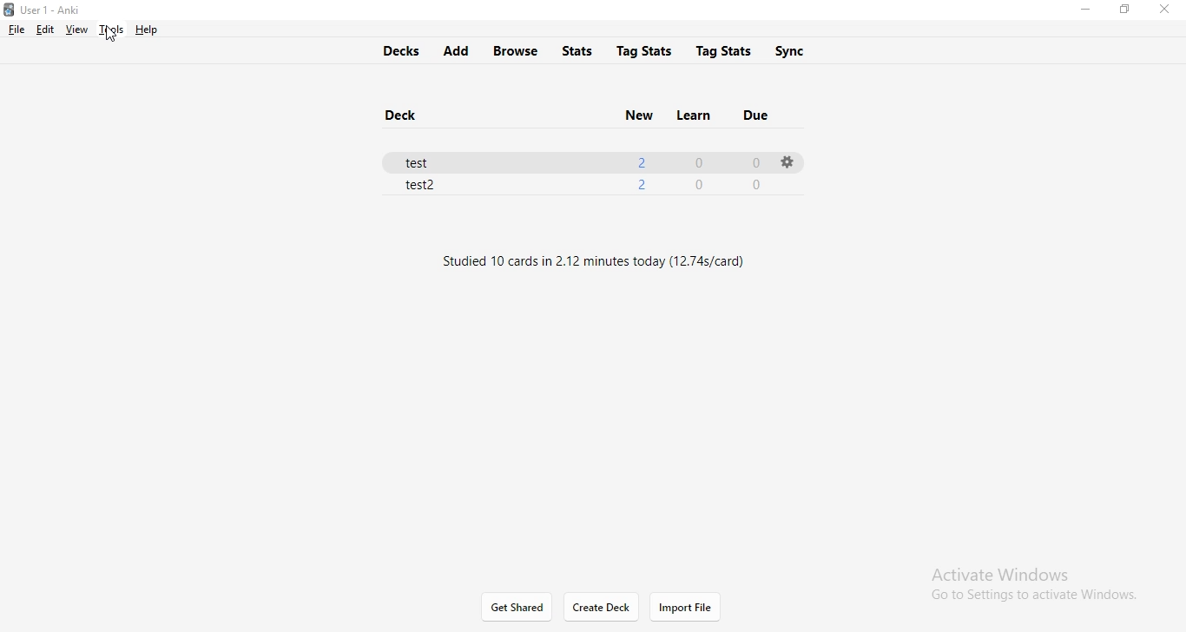 This screenshot has height=632, width=1186. I want to click on 0, so click(754, 184).